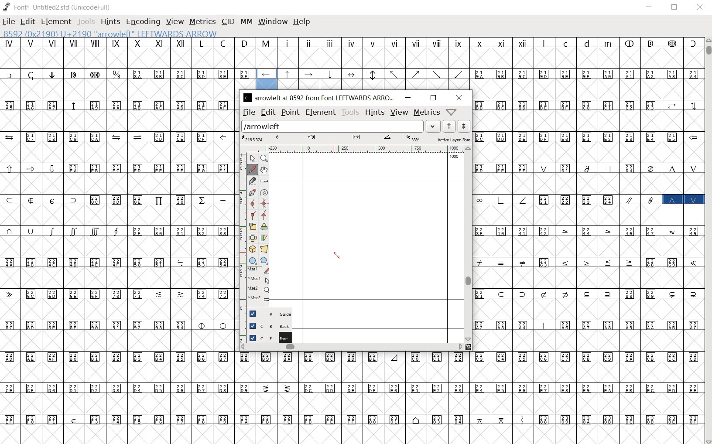  I want to click on edit, so click(27, 22).